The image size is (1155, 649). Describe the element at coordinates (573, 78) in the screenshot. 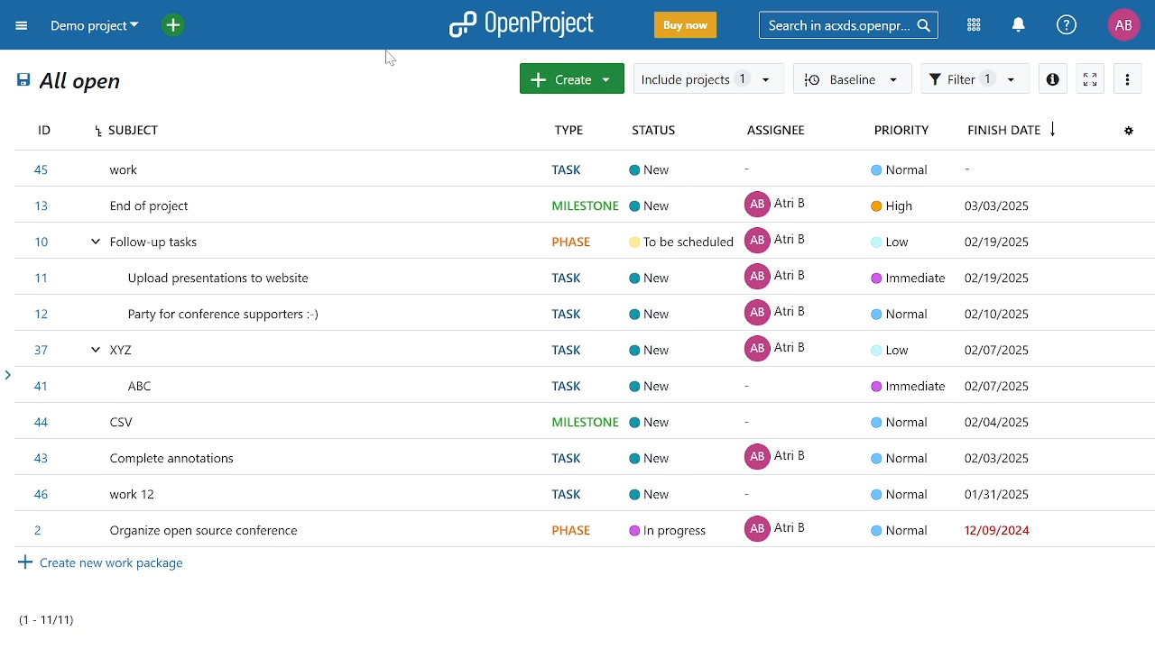

I see `create` at that location.